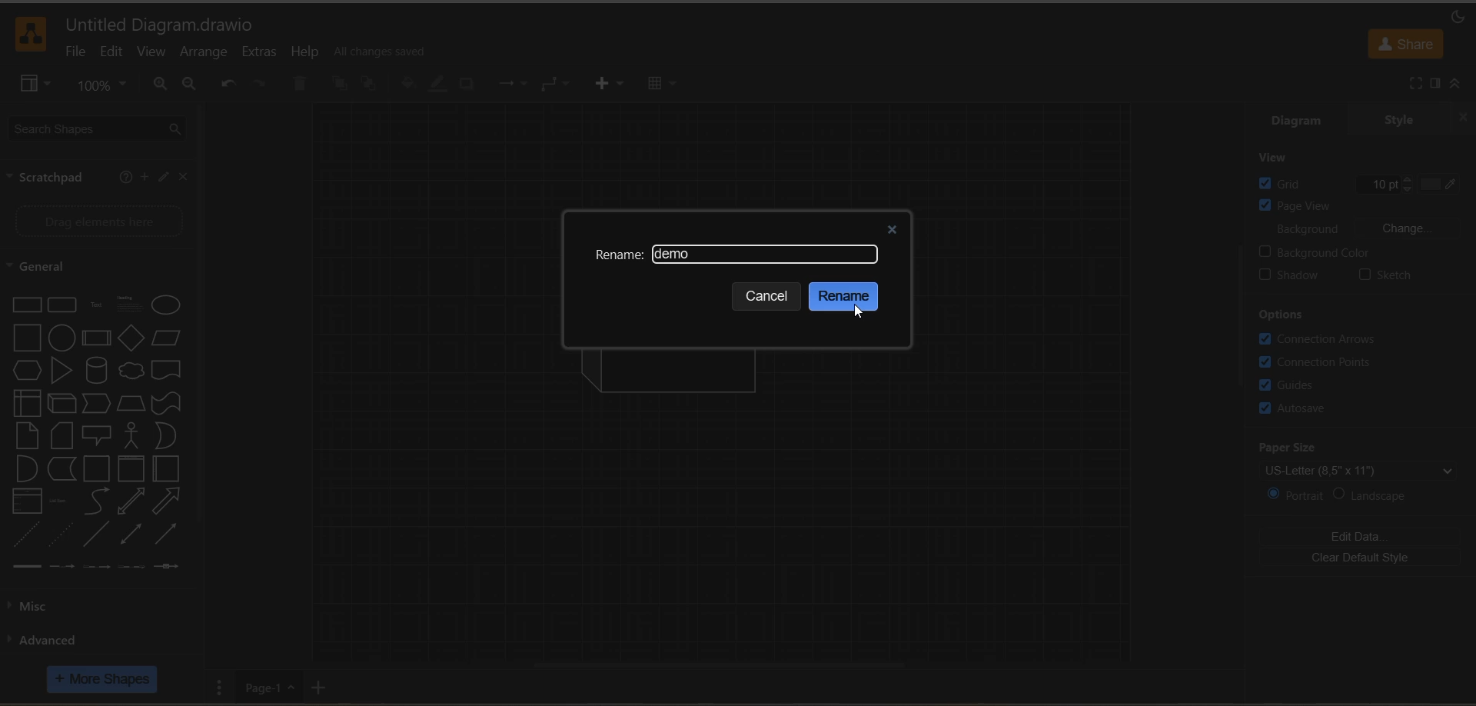  Describe the element at coordinates (165, 25) in the screenshot. I see `file name - Untitled Diagram.drawio` at that location.